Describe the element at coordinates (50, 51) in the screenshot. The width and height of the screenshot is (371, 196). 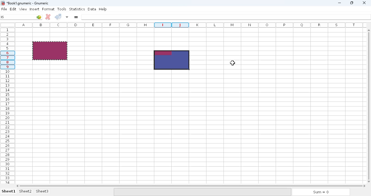
I see `selected range copied` at that location.